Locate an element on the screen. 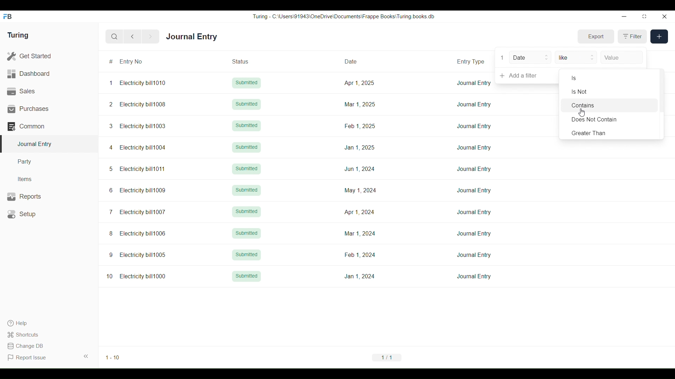 This screenshot has width=675, height=379. Mar 1, 2025 is located at coordinates (359, 104).